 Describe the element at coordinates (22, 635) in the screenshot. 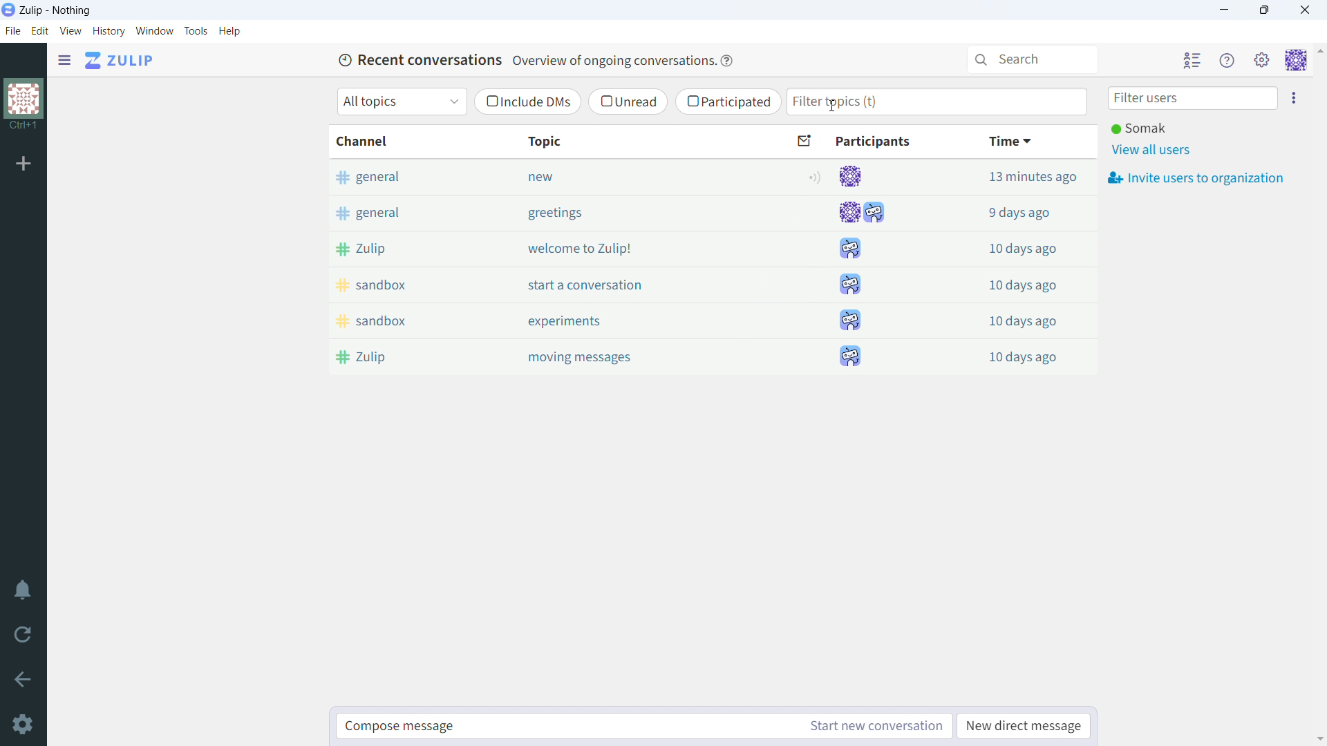

I see `reload` at that location.